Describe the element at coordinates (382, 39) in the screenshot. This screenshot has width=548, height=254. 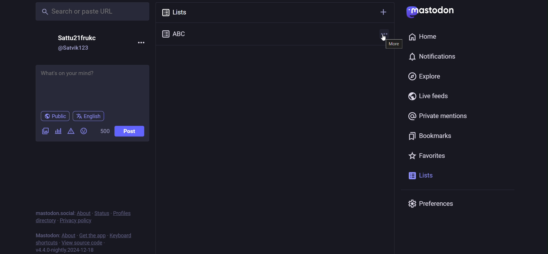
I see `cursor` at that location.